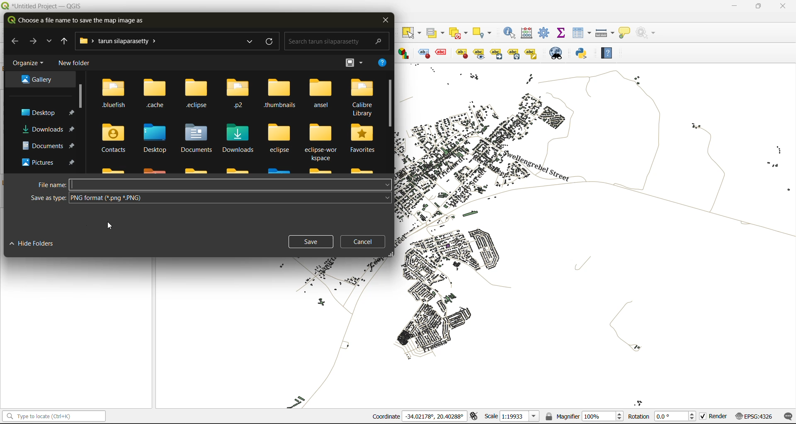 Image resolution: width=796 pixels, height=424 pixels. Describe the element at coordinates (381, 64) in the screenshot. I see `help` at that location.